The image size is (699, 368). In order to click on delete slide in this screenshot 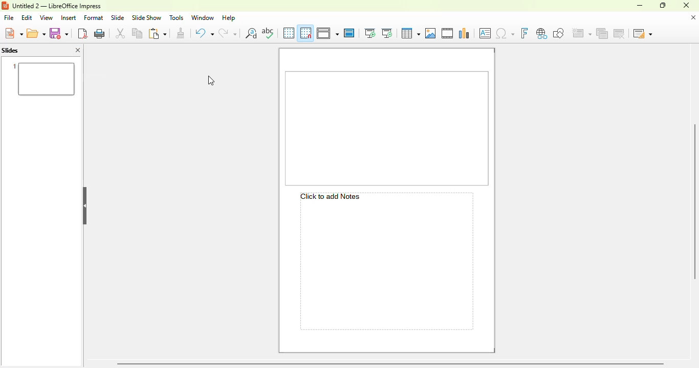, I will do `click(619, 33)`.